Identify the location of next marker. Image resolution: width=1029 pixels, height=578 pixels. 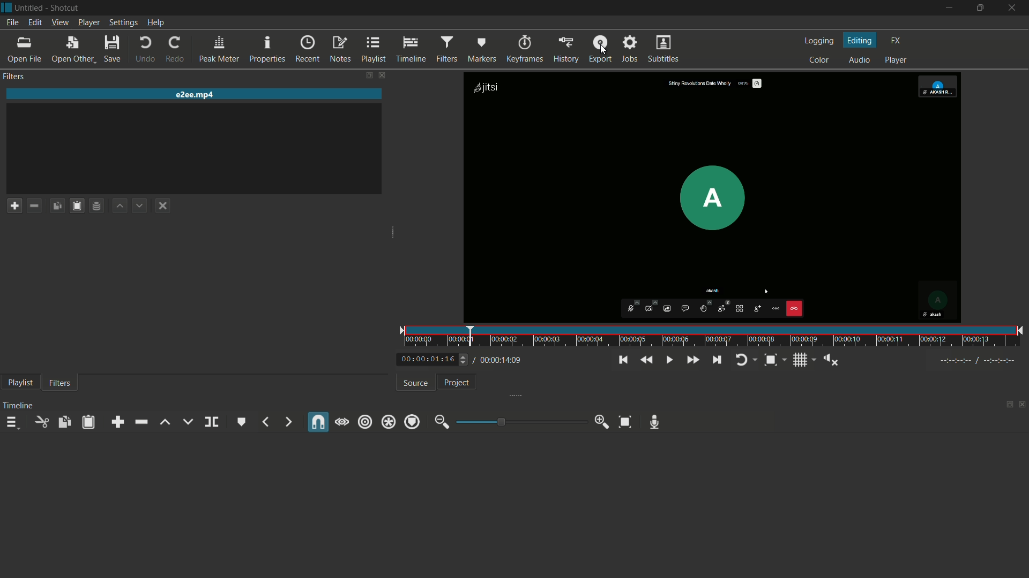
(287, 422).